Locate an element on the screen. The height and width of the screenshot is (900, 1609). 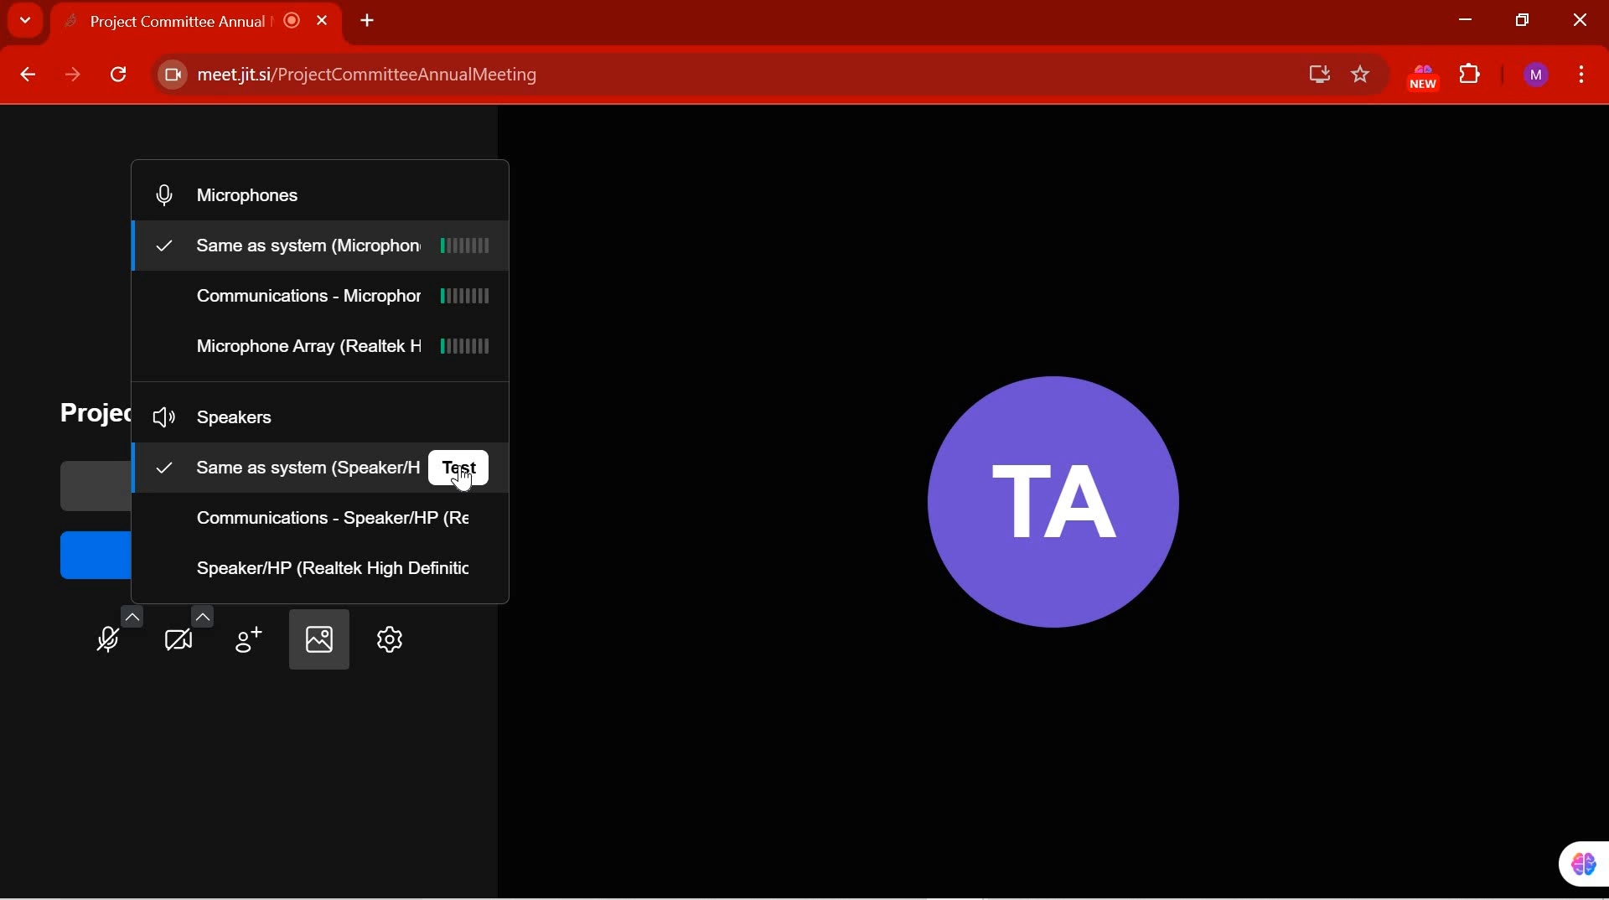
test is located at coordinates (457, 469).